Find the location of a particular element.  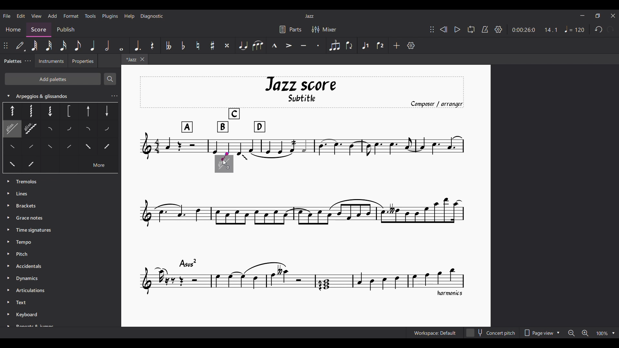

Plate 3 is located at coordinates (49, 111).